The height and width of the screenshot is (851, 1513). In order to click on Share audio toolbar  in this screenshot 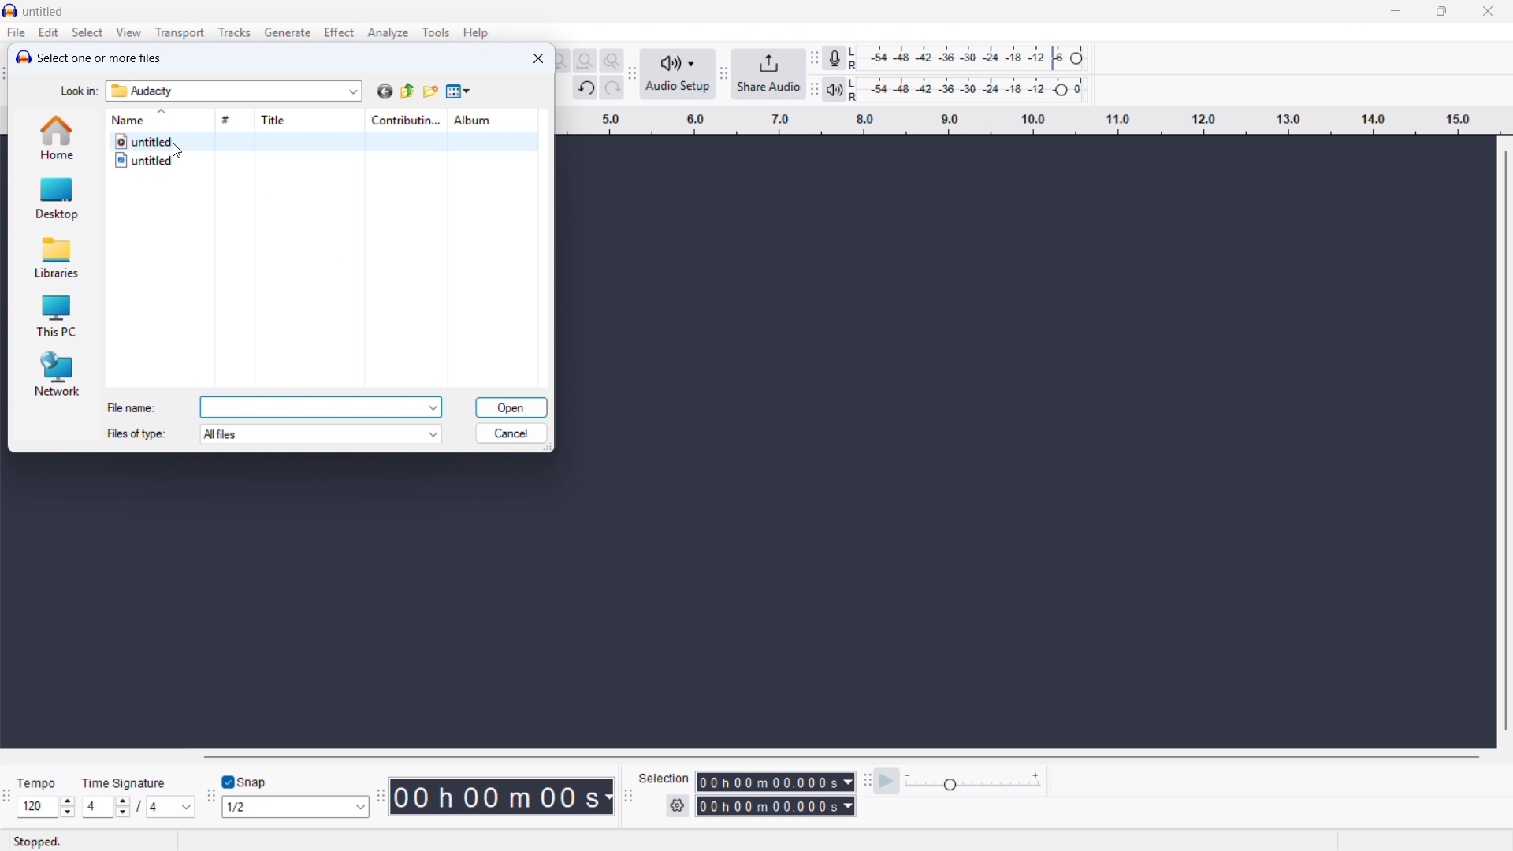, I will do `click(723, 76)`.